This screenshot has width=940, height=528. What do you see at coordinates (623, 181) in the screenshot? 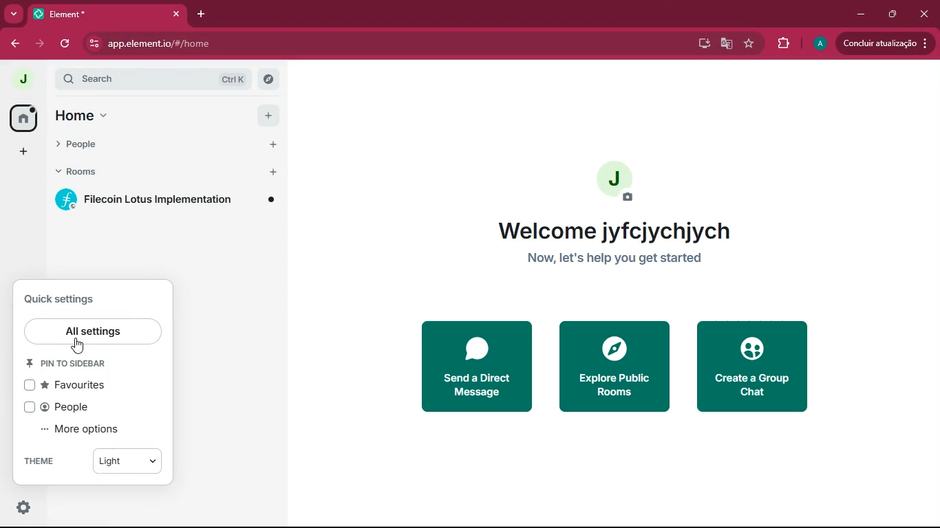
I see `profile picture` at bounding box center [623, 181].